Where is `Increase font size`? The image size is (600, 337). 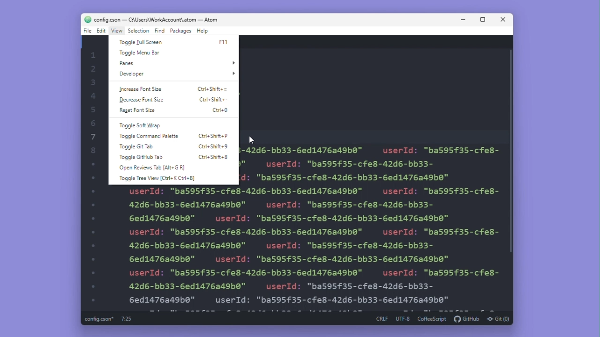
Increase font size is located at coordinates (140, 89).